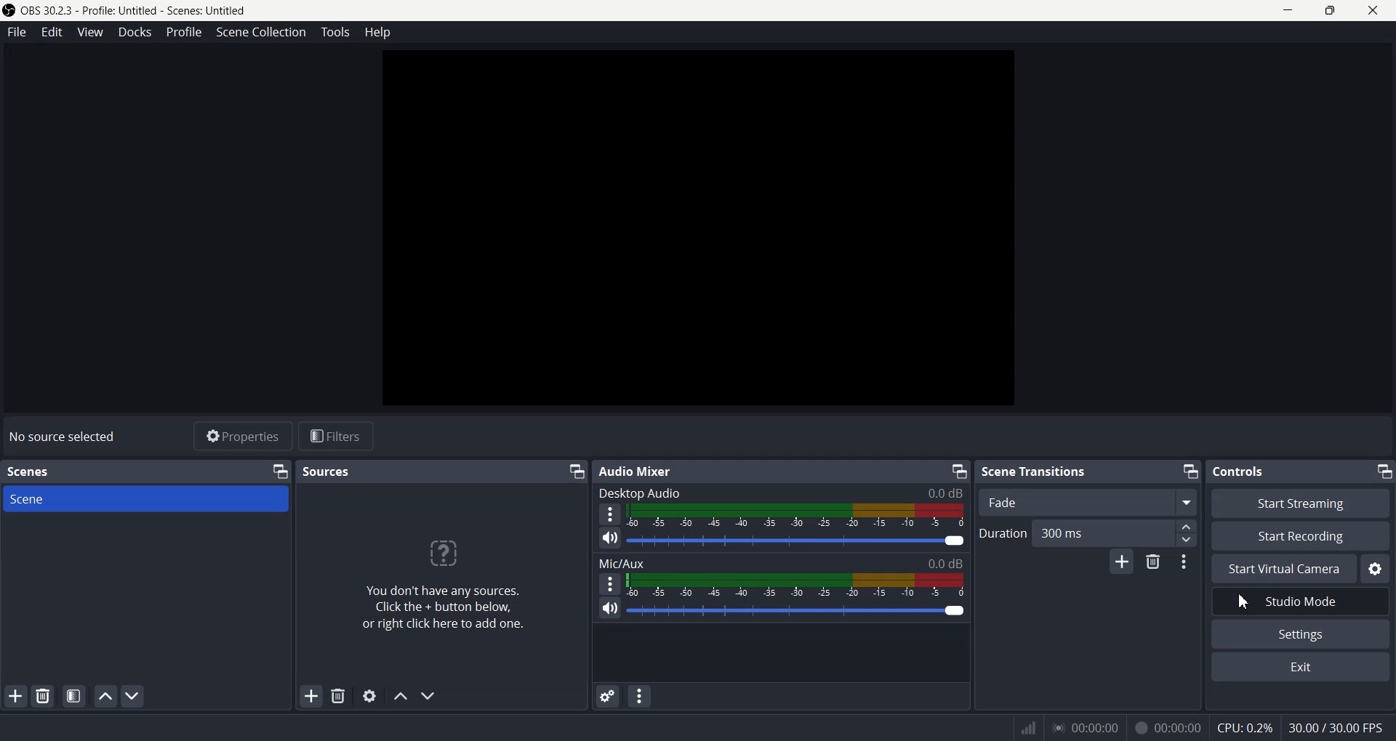  Describe the element at coordinates (1300, 634) in the screenshot. I see `Settings` at that location.